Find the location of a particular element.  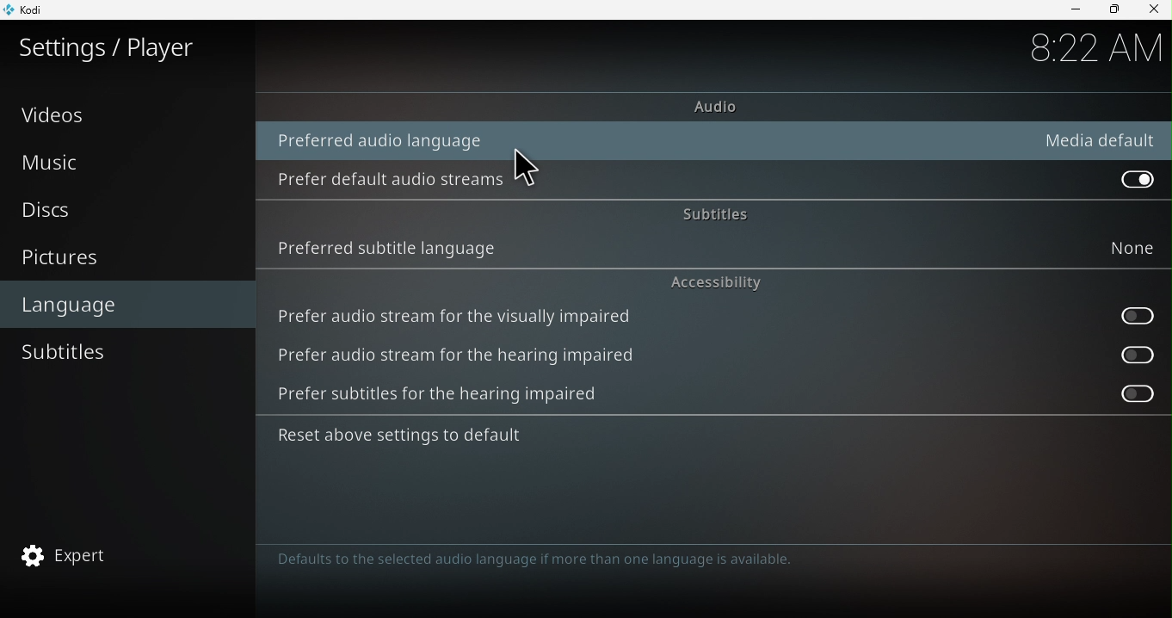

Subtitles is located at coordinates (120, 353).